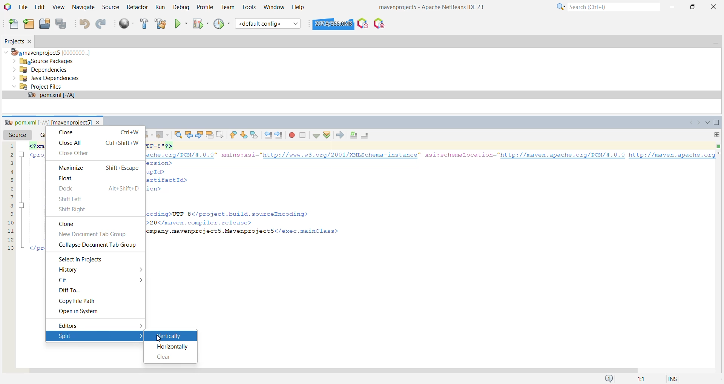 The height and width of the screenshot is (384, 724). Describe the element at coordinates (50, 52) in the screenshot. I see `mavenproject5` at that location.